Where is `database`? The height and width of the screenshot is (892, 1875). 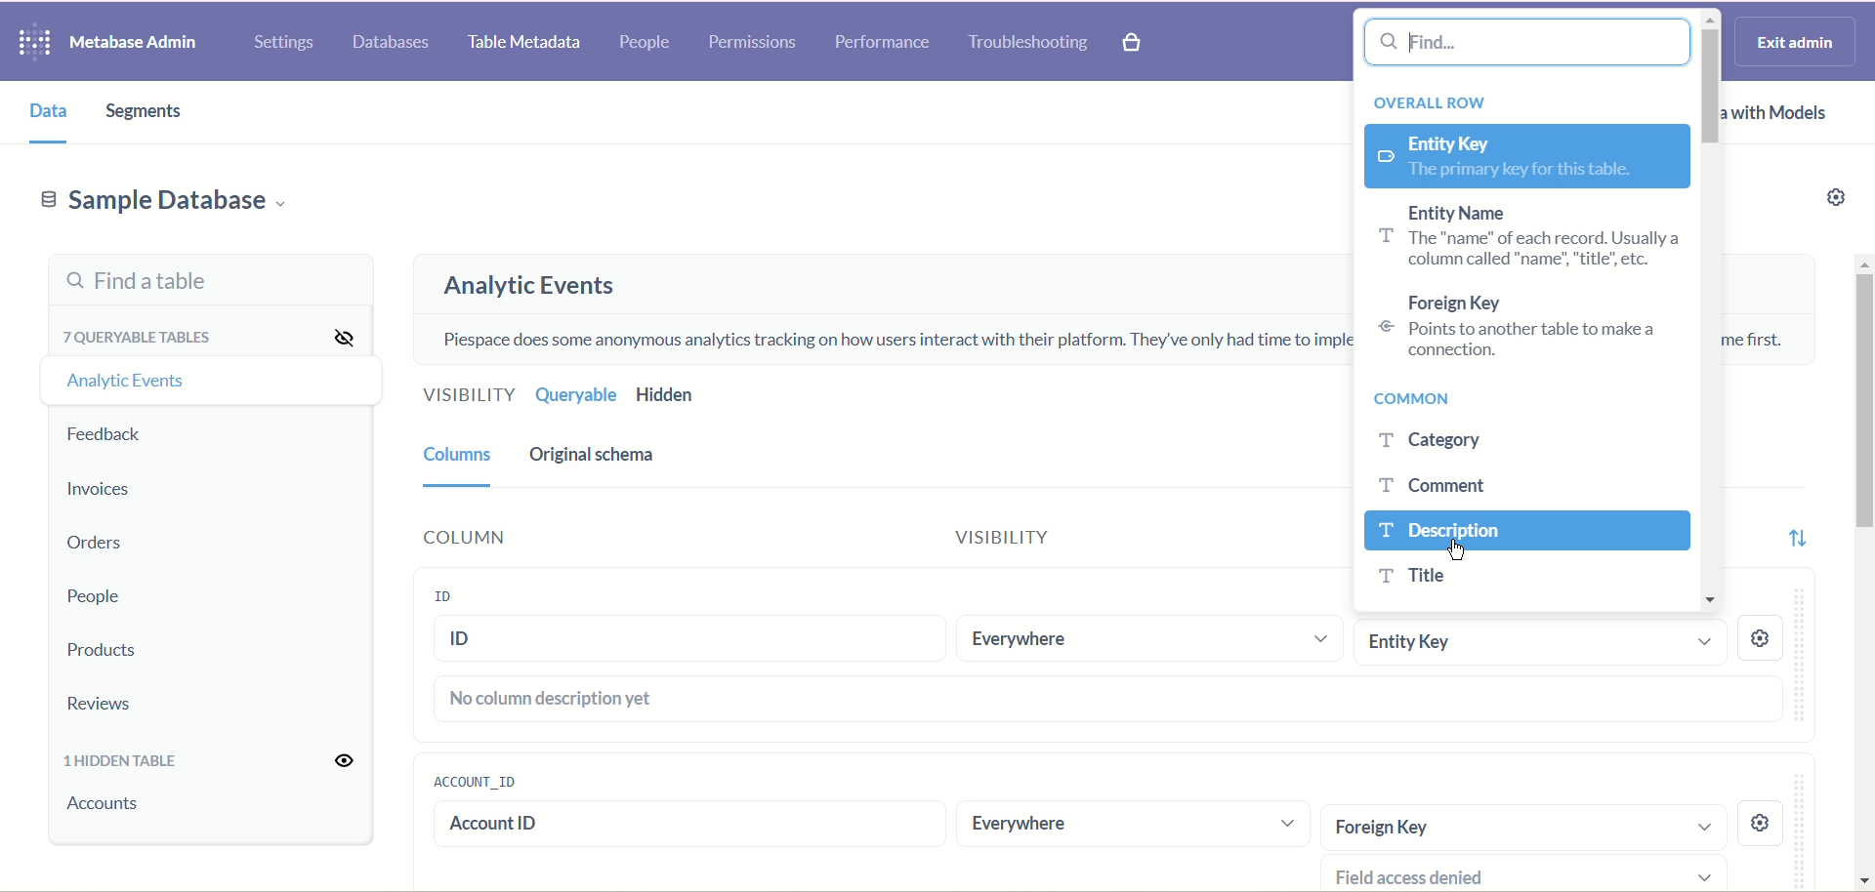
database is located at coordinates (395, 43).